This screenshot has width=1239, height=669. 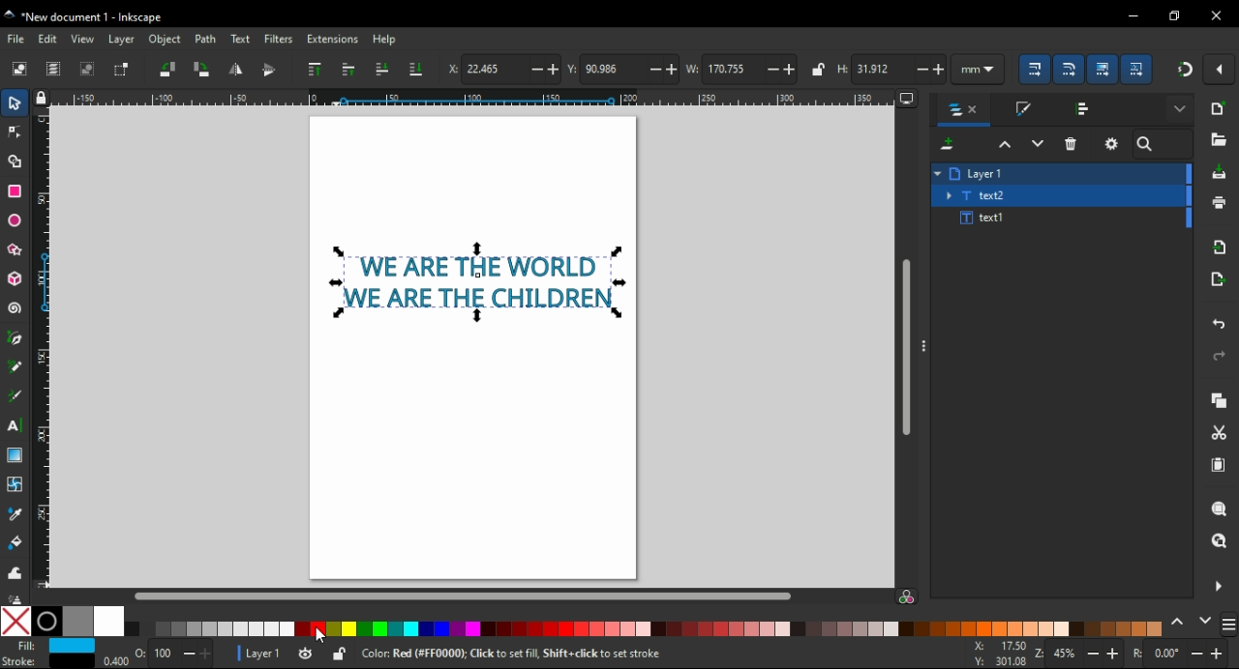 What do you see at coordinates (501, 67) in the screenshot?
I see `horizontal coordinates of selected object` at bounding box center [501, 67].